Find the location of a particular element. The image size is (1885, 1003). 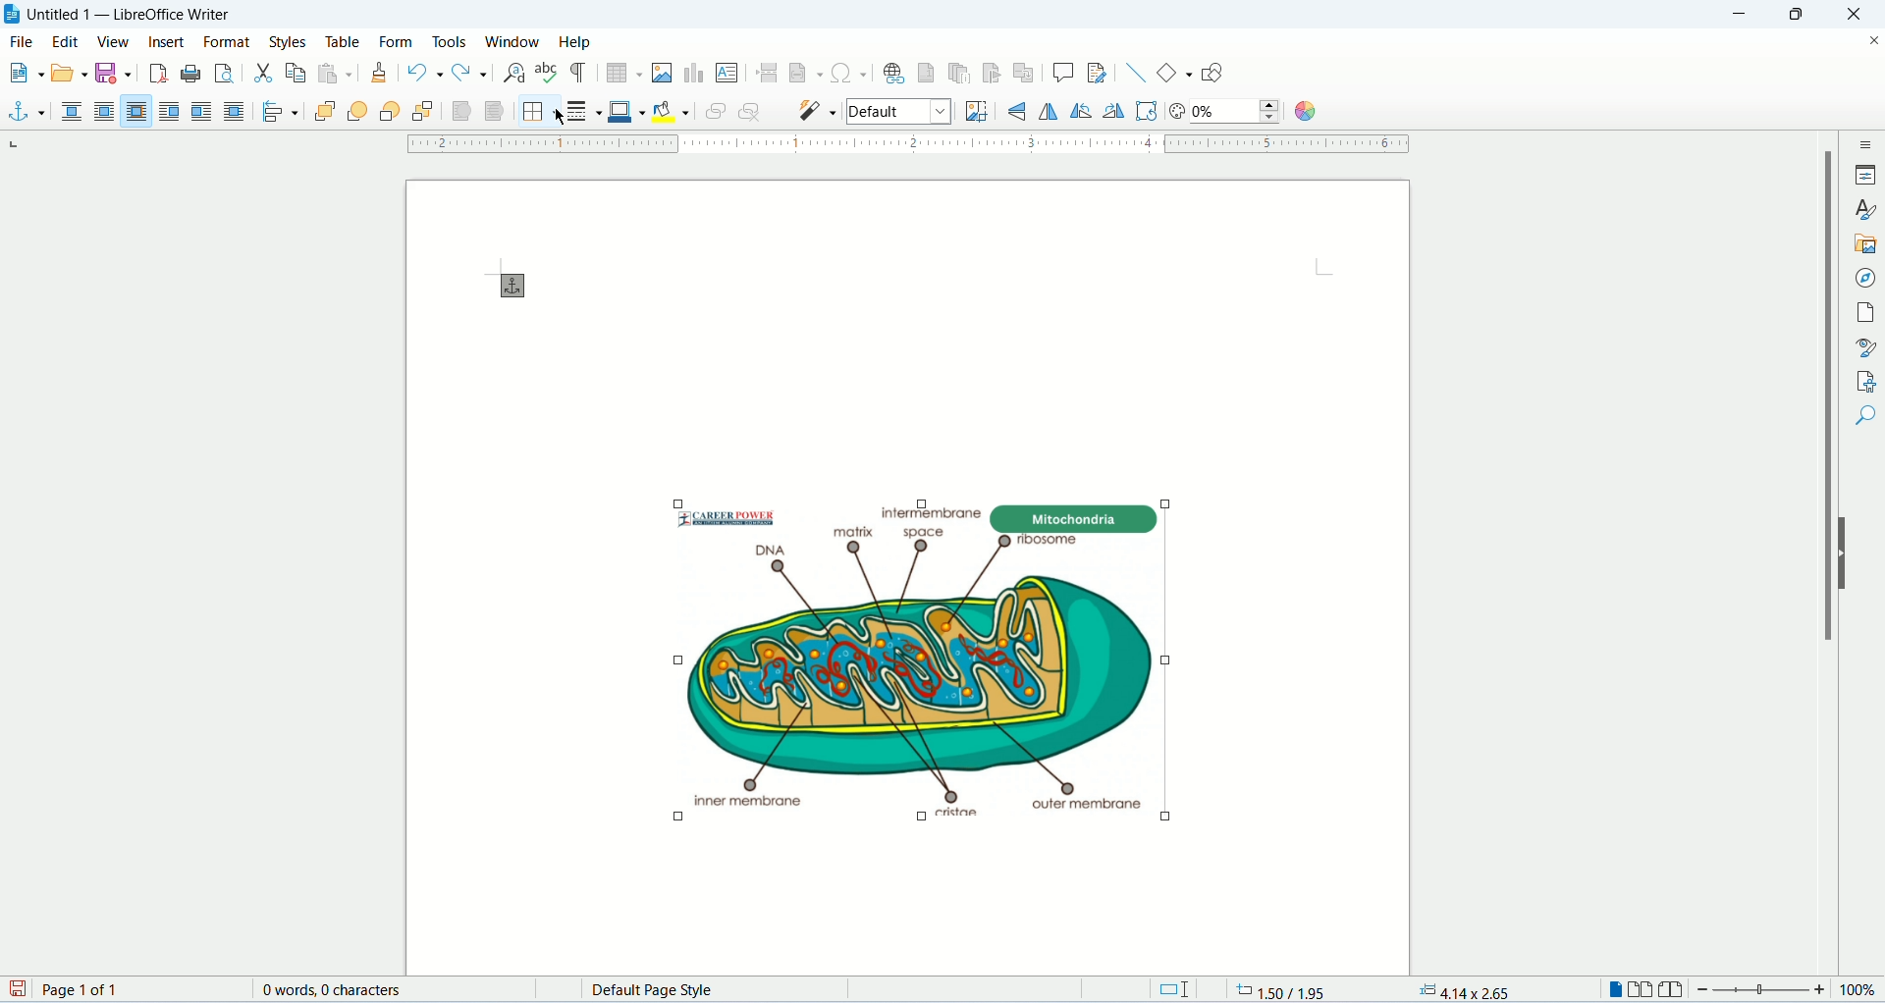

zoom percent is located at coordinates (1858, 991).